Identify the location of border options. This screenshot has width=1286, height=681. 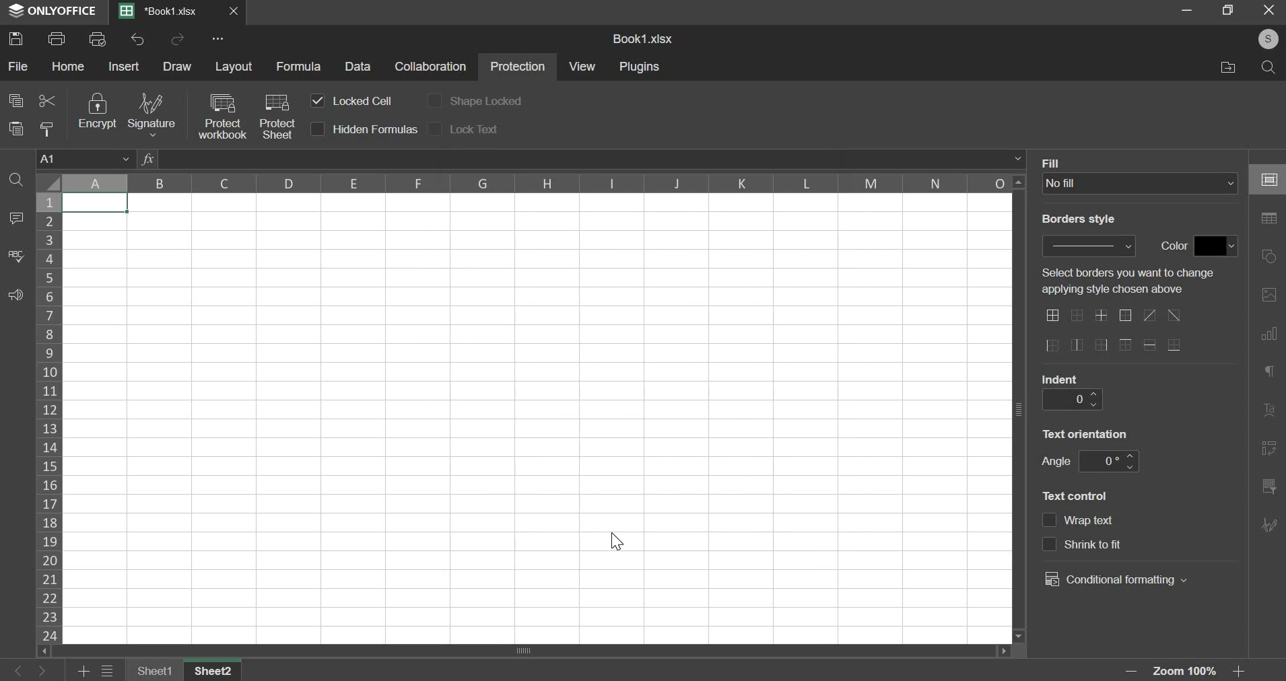
(1102, 316).